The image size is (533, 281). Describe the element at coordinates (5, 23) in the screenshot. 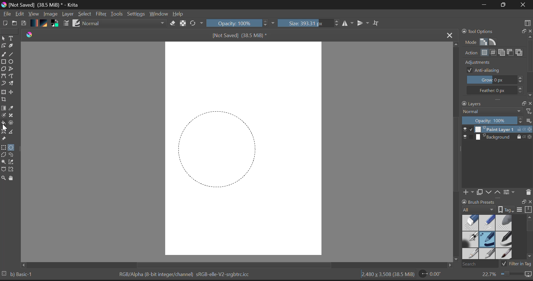

I see `New` at that location.